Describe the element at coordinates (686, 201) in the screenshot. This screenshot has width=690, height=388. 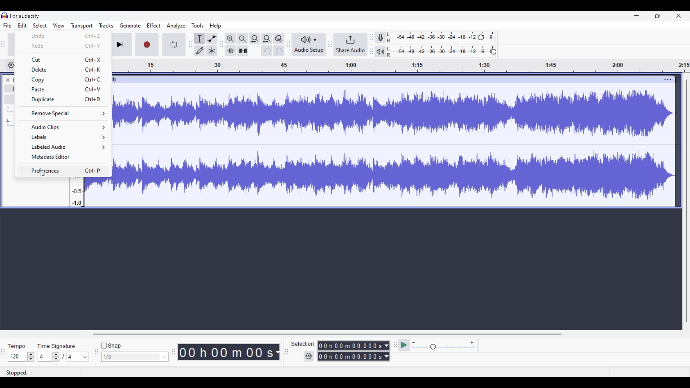
I see `Vertical slide bar` at that location.